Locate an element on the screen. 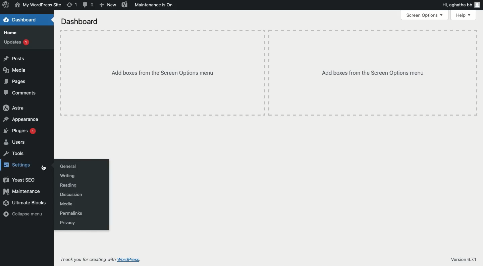 The width and height of the screenshot is (483, 266). Permalinks is located at coordinates (72, 214).